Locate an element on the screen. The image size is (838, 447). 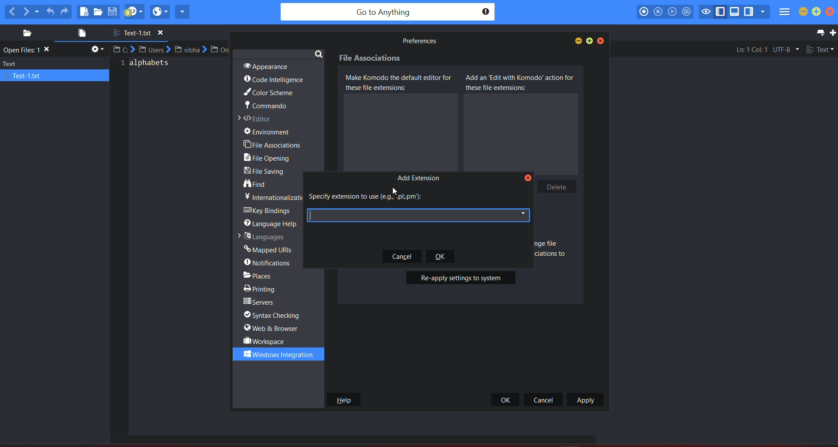
previous is located at coordinates (11, 11).